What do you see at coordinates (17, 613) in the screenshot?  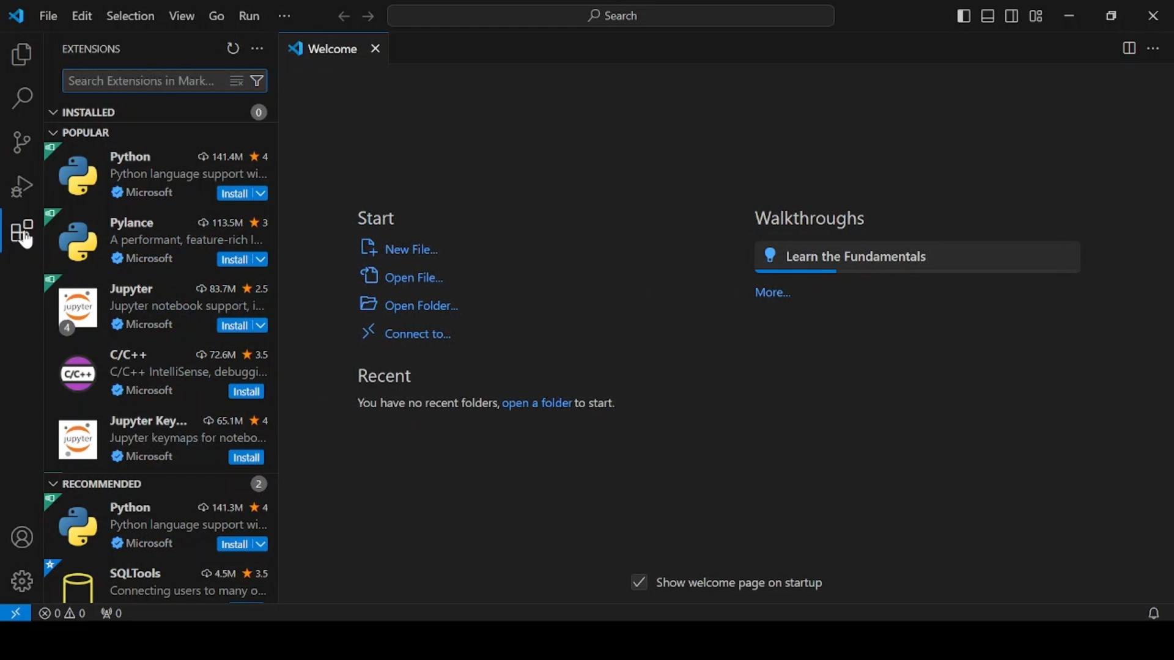 I see `open a remote window` at bounding box center [17, 613].